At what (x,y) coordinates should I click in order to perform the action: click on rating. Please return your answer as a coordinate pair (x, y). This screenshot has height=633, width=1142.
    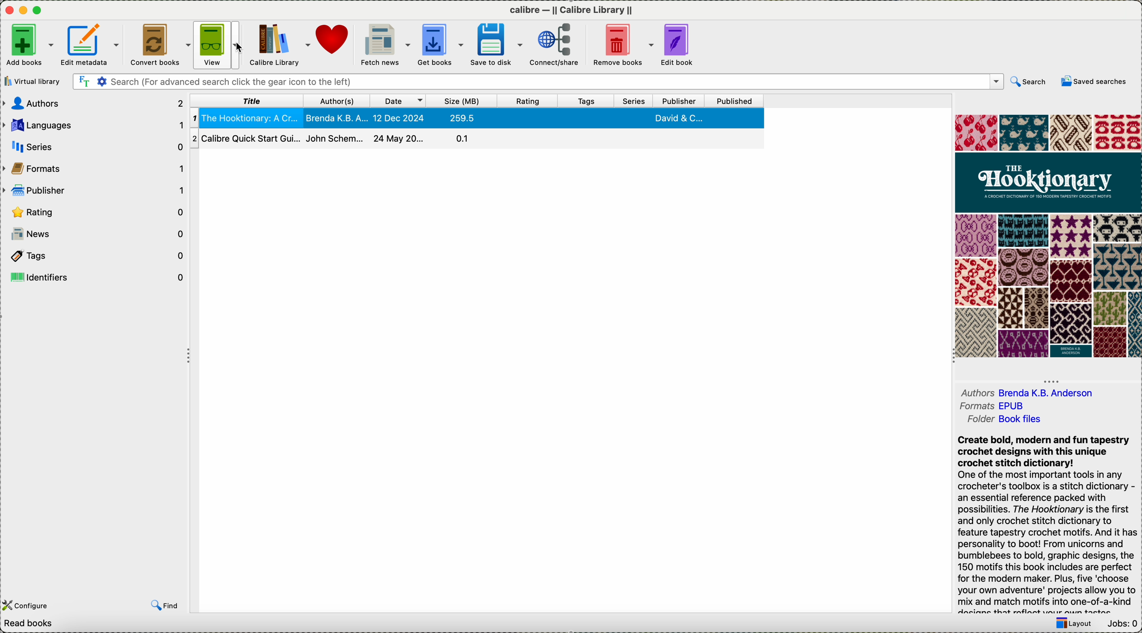
    Looking at the image, I should click on (96, 212).